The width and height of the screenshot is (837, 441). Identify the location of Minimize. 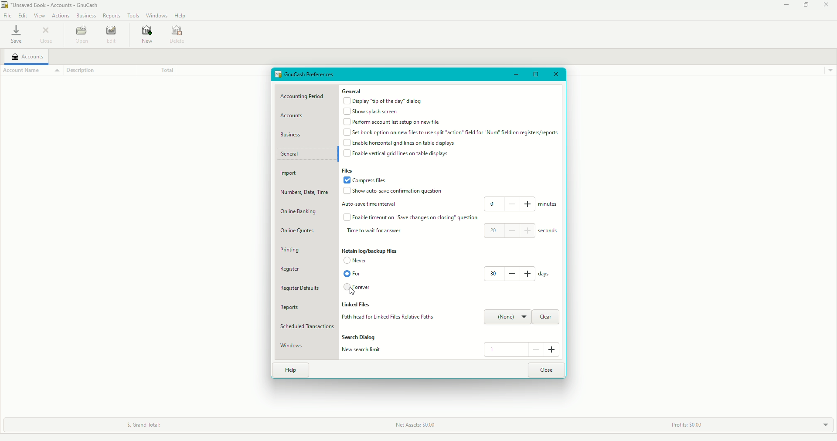
(514, 74).